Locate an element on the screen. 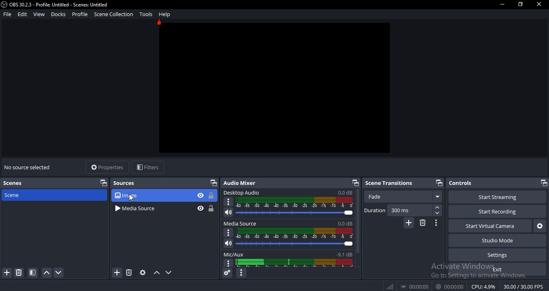  move down is located at coordinates (168, 272).